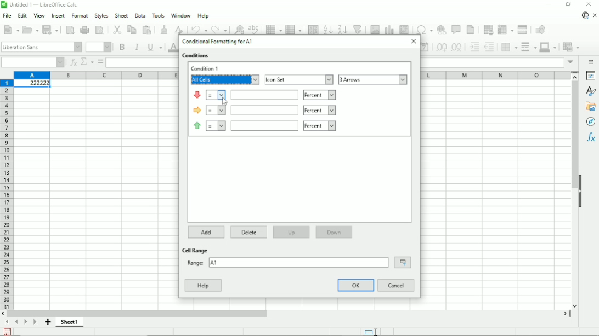  I want to click on Print, so click(86, 30).